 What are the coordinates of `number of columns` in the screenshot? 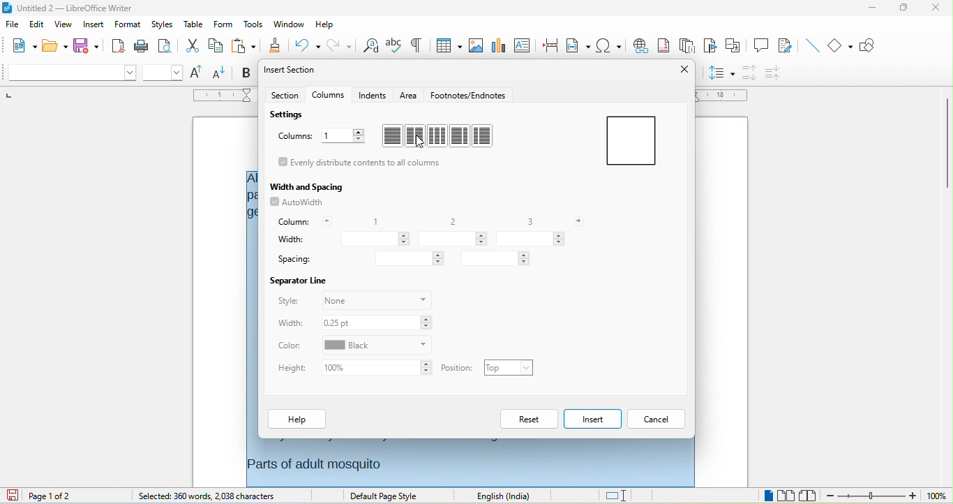 It's located at (343, 136).